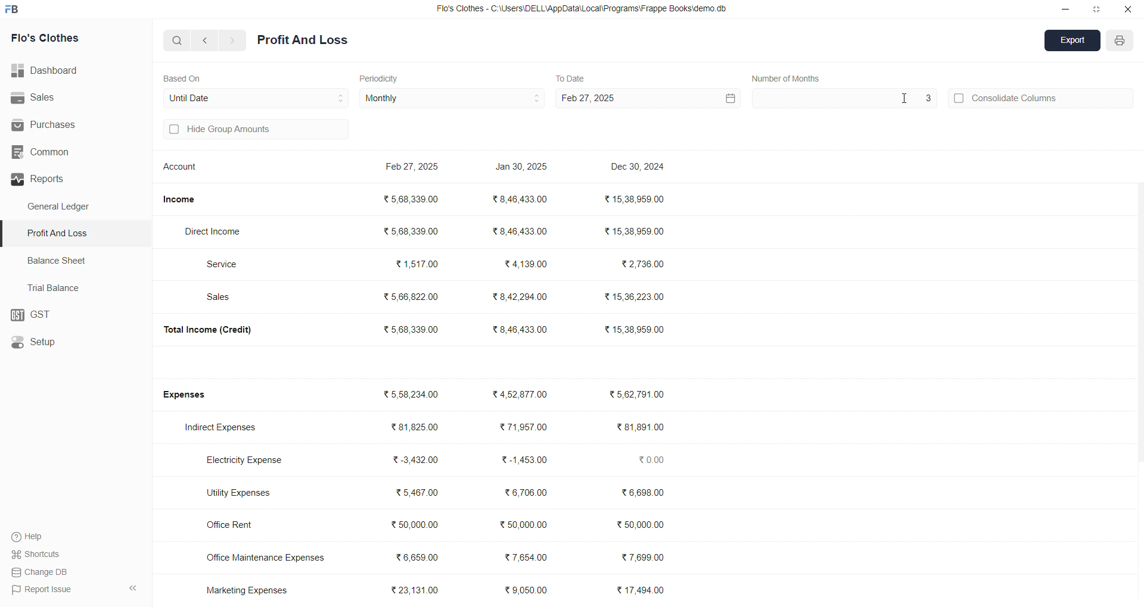 This screenshot has width=1144, height=607. Describe the element at coordinates (904, 99) in the screenshot. I see `cursor` at that location.